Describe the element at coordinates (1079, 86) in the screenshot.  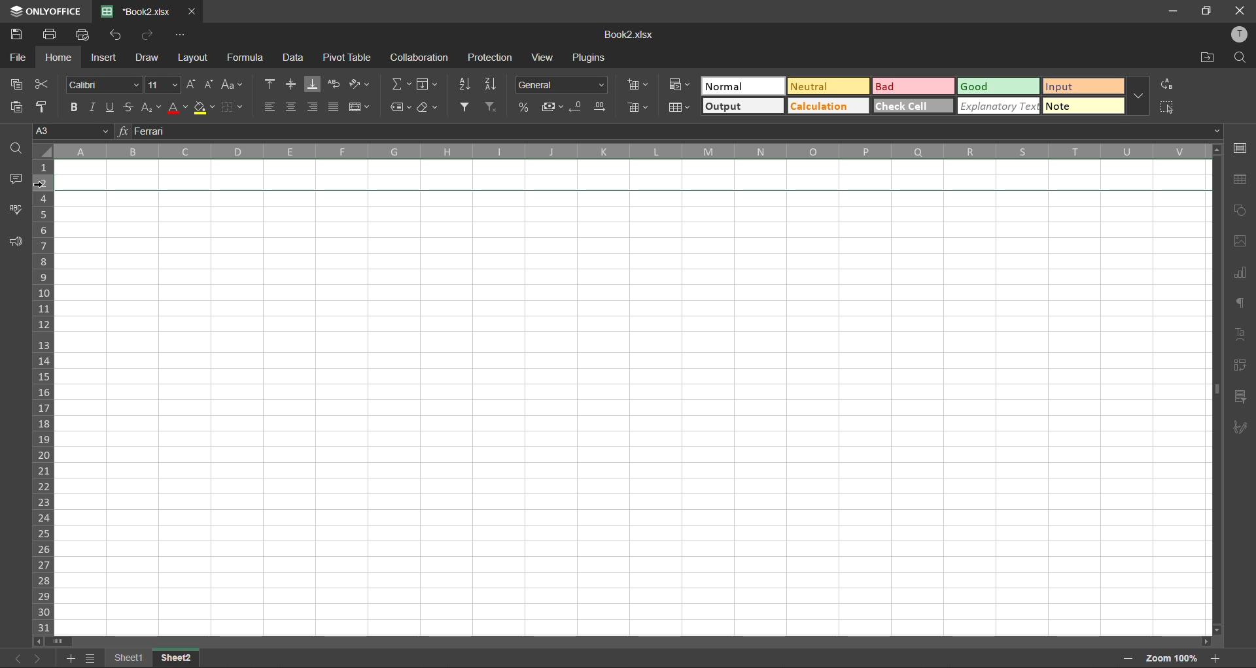
I see `input` at that location.